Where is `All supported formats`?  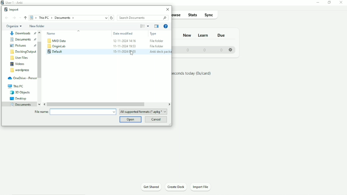
All supported formats is located at coordinates (143, 112).